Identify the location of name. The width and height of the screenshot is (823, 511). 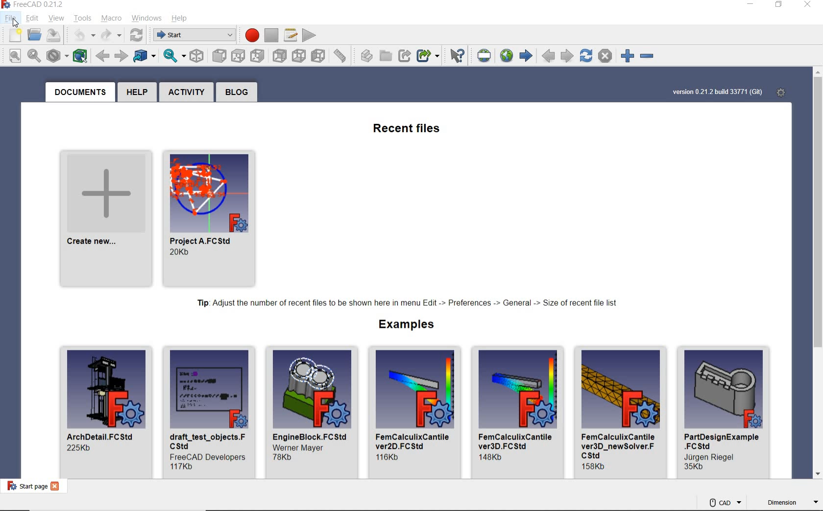
(723, 441).